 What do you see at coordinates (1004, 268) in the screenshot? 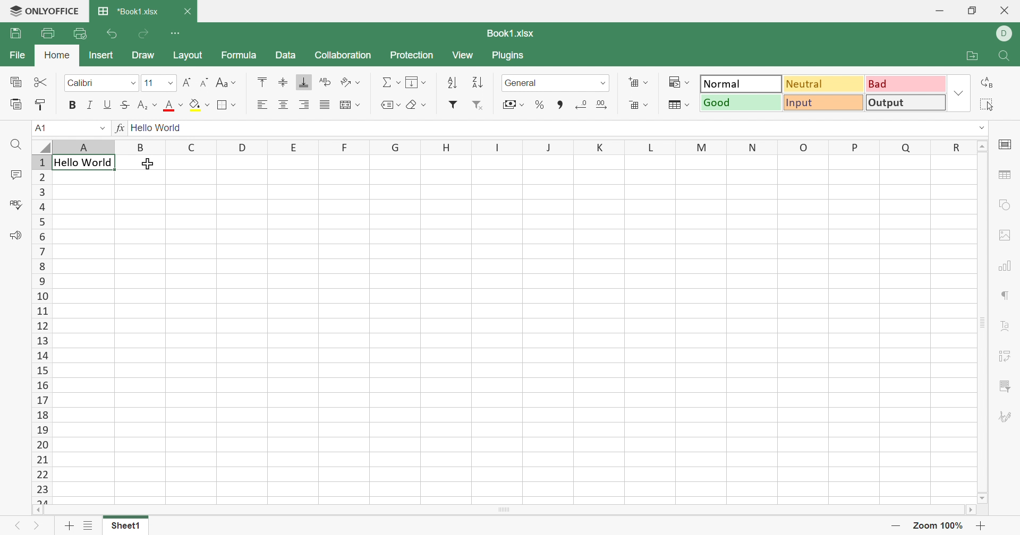
I see `Chart settings` at bounding box center [1004, 268].